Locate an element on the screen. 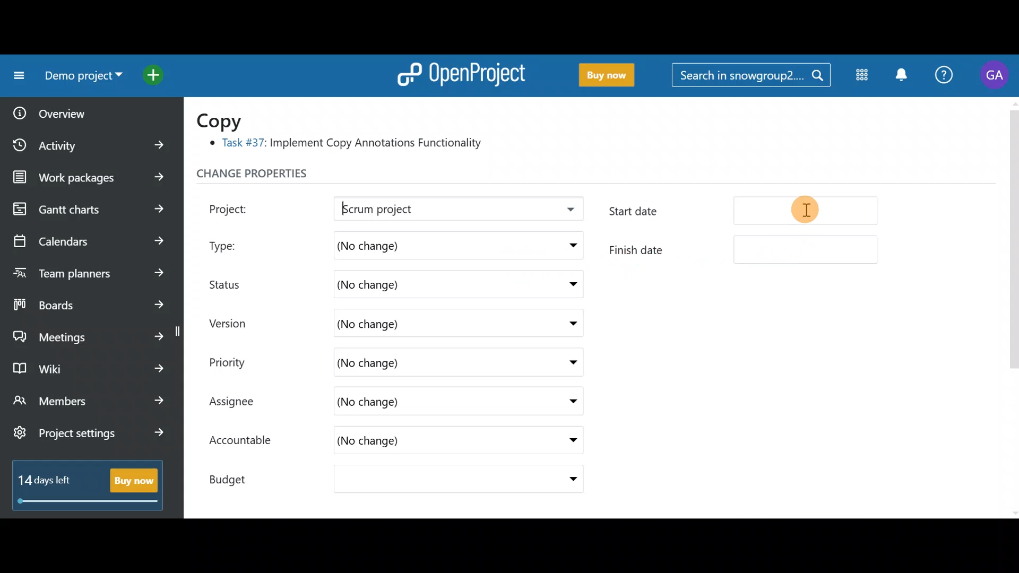  Boards is located at coordinates (90, 301).